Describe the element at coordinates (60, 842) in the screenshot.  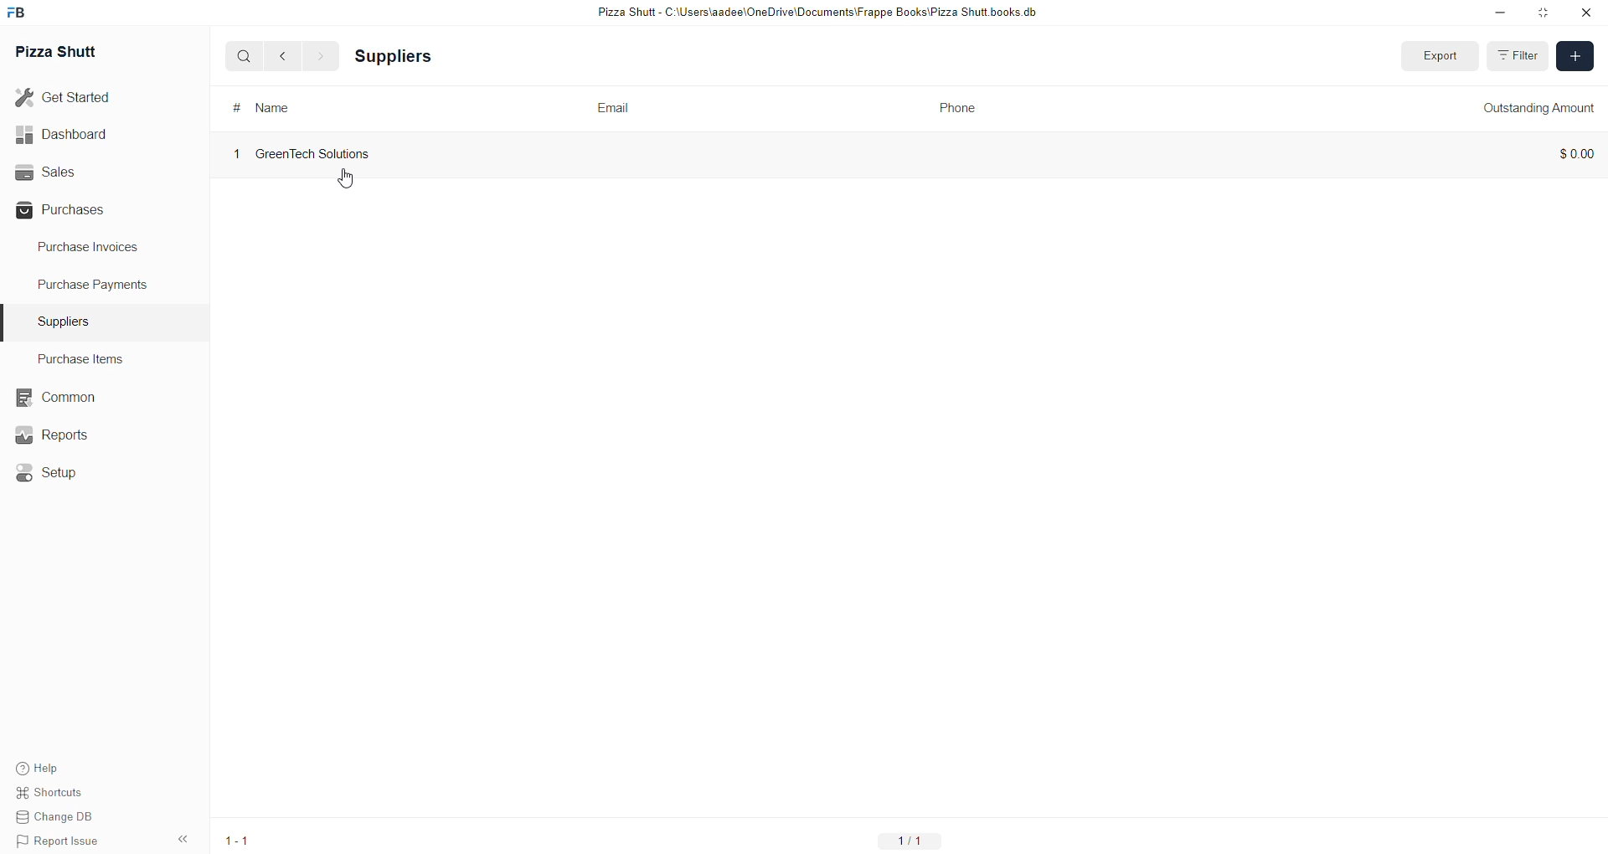
I see `J Report Issue` at that location.